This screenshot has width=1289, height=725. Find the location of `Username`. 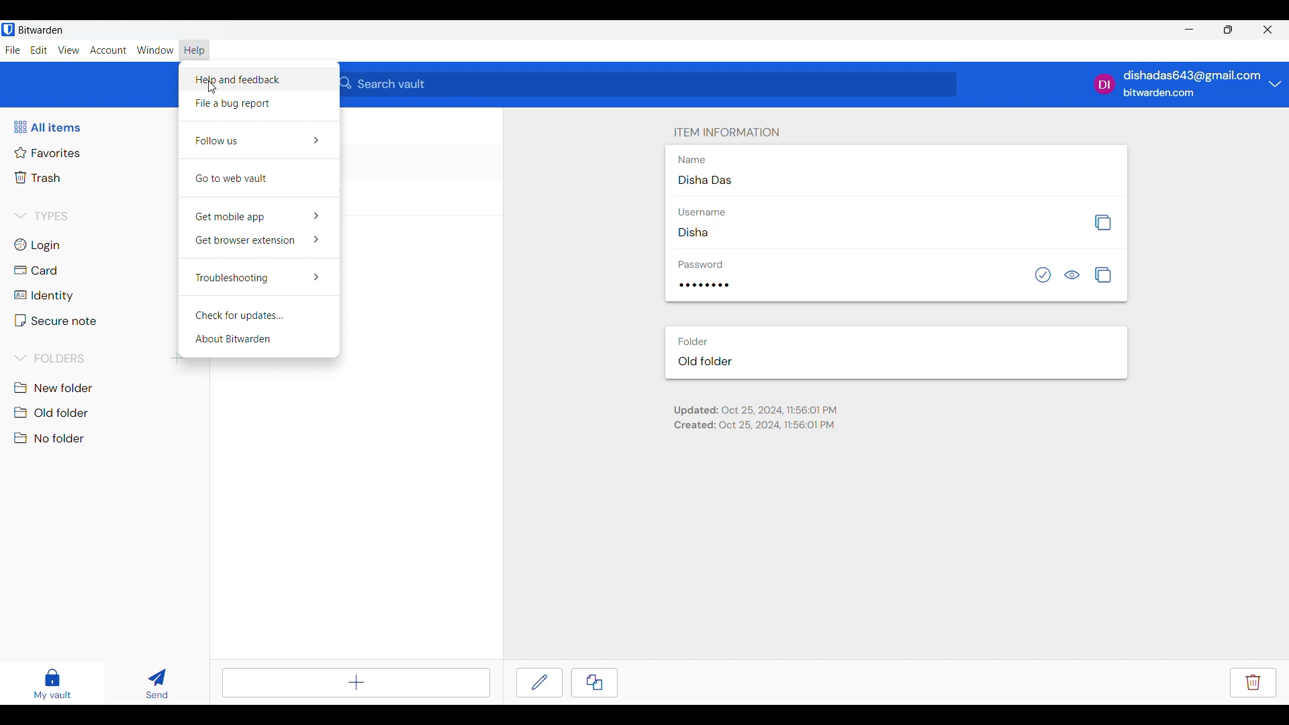

Username is located at coordinates (701, 212).